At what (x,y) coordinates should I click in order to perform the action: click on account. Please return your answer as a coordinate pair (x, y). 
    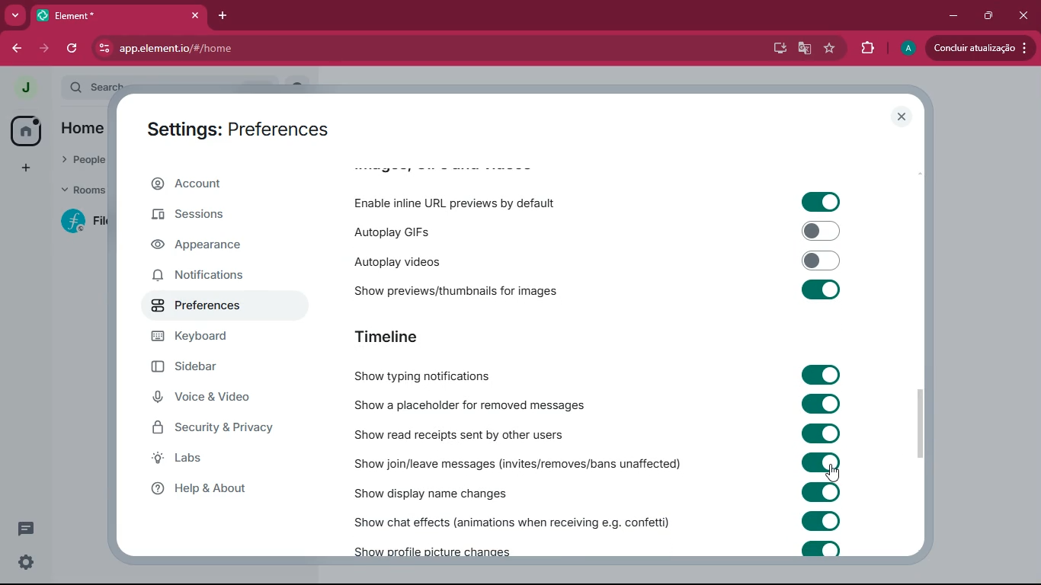
    Looking at the image, I should click on (226, 182).